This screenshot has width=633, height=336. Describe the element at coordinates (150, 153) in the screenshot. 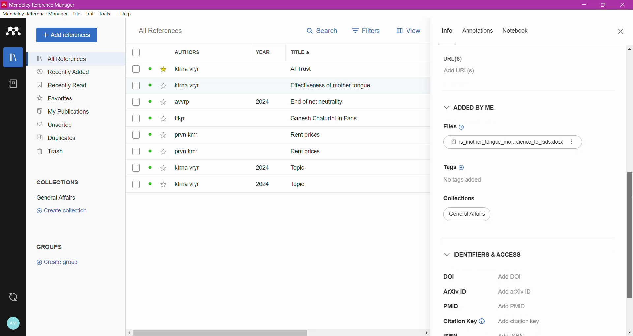

I see `dot ` at that location.